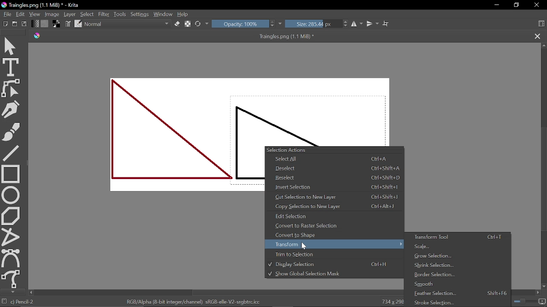  Describe the element at coordinates (453, 285) in the screenshot. I see `Smooth` at that location.